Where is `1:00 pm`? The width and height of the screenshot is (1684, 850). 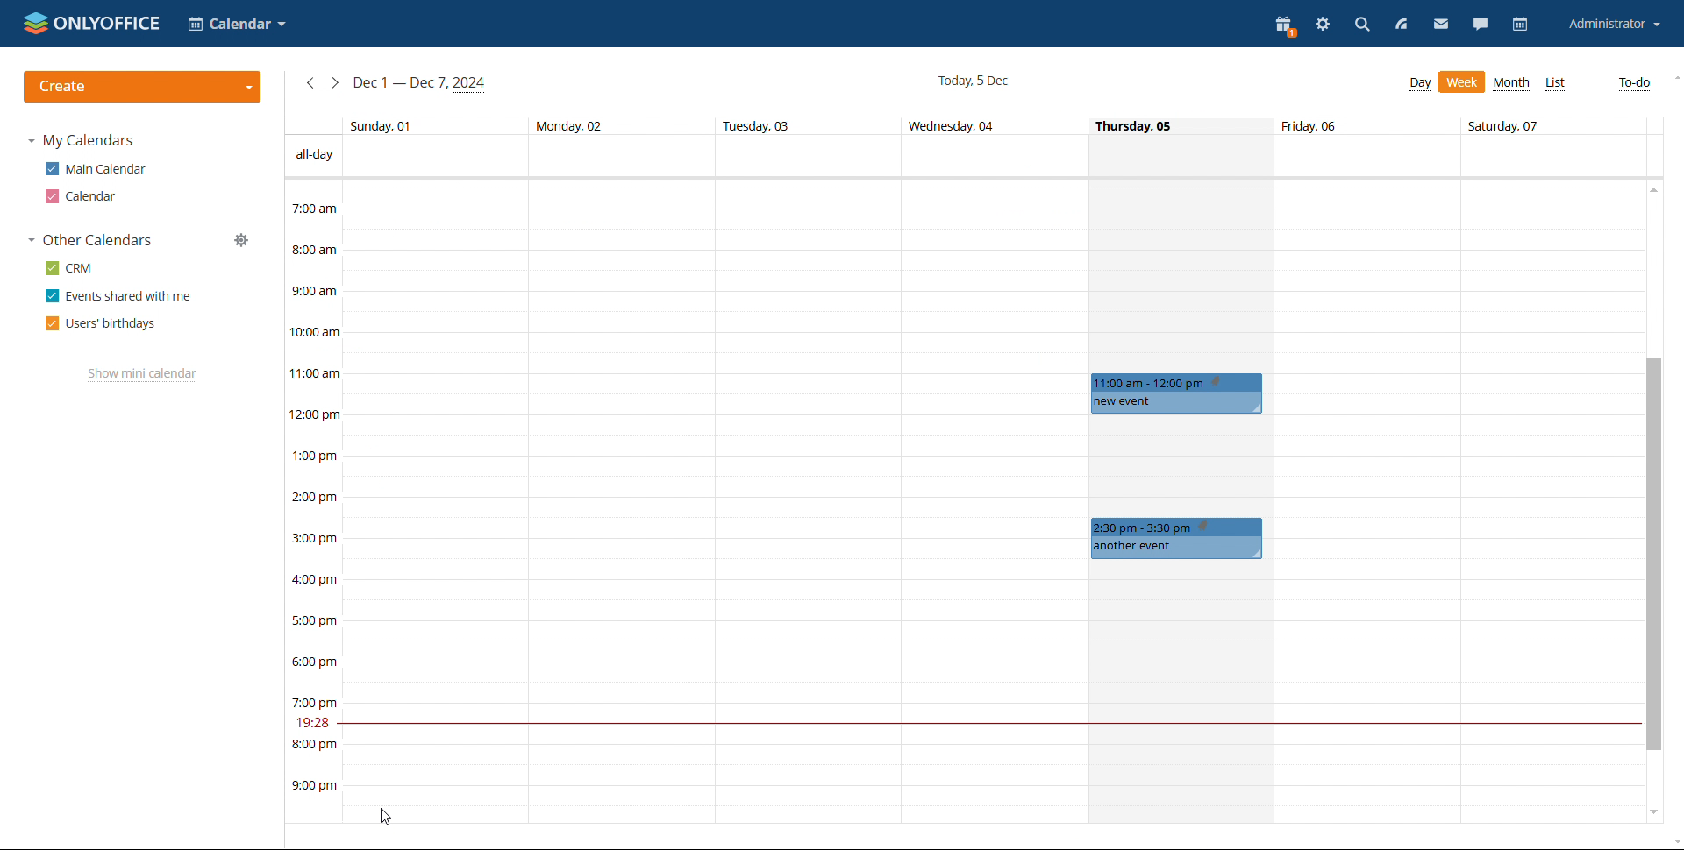
1:00 pm is located at coordinates (313, 457).